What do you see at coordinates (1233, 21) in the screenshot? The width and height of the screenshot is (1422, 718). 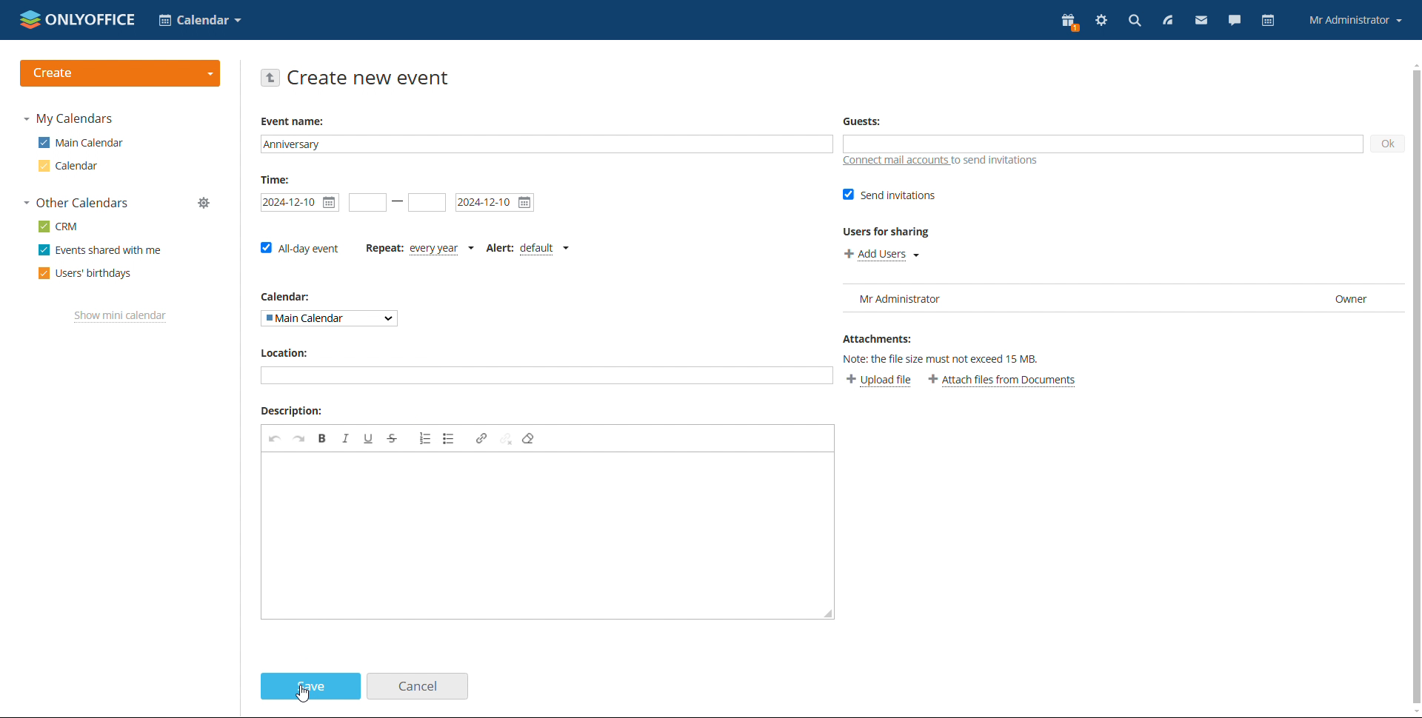 I see `talk` at bounding box center [1233, 21].